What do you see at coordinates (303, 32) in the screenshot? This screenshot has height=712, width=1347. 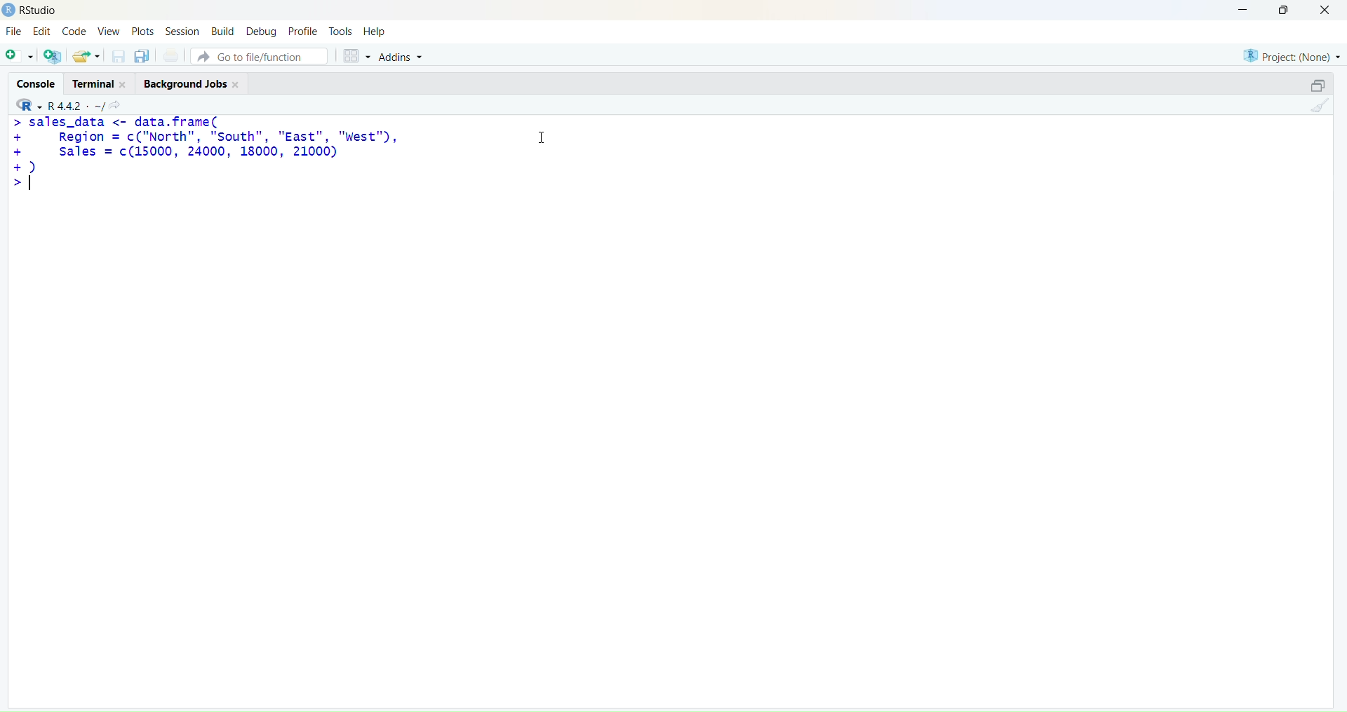 I see `Profile` at bounding box center [303, 32].